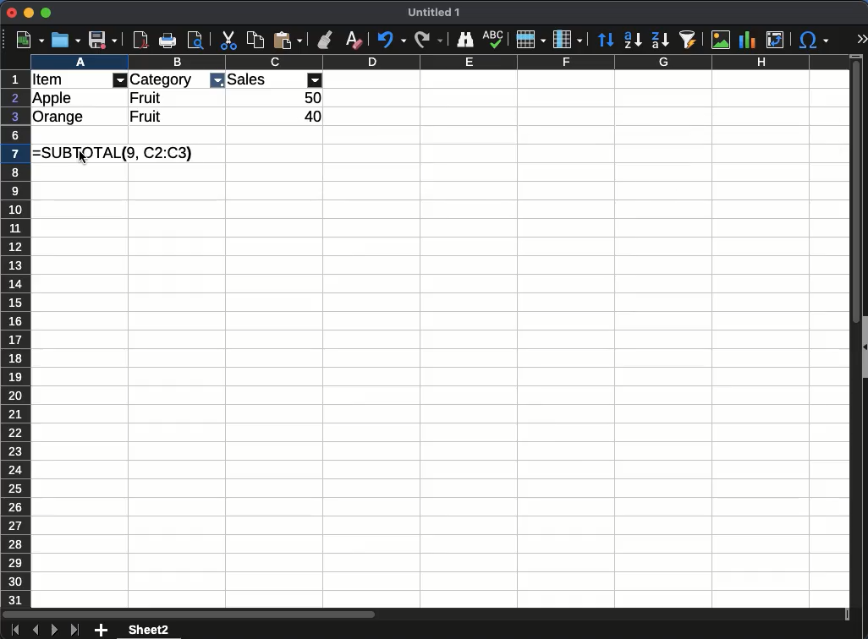 This screenshot has height=639, width=868. I want to click on maximize, so click(45, 13).